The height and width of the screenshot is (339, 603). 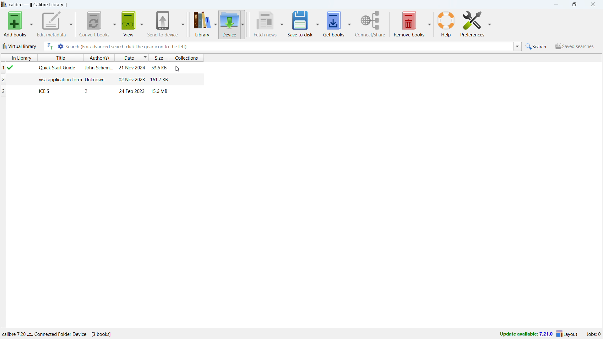 What do you see at coordinates (182, 24) in the screenshot?
I see `send to device options` at bounding box center [182, 24].